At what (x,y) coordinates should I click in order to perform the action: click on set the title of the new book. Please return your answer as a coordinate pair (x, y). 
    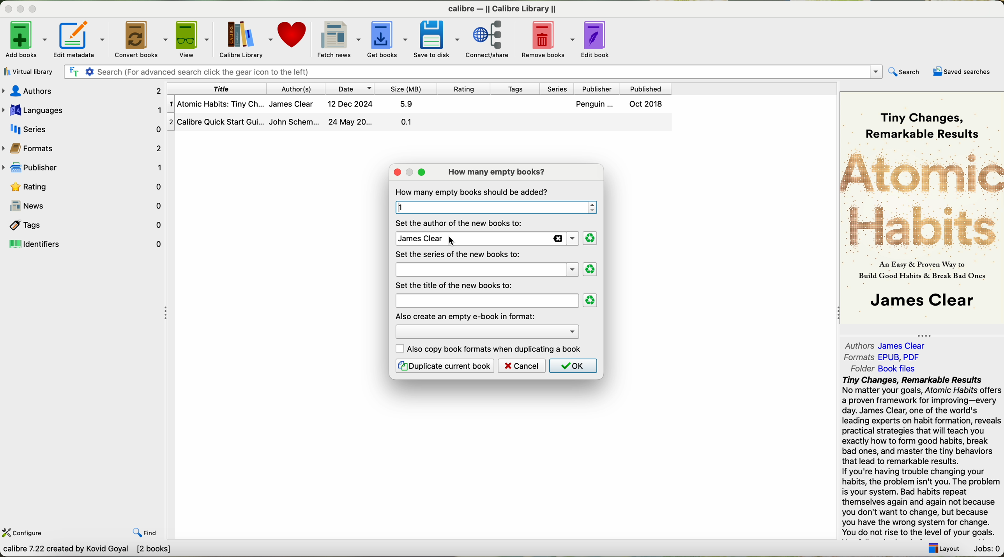
    Looking at the image, I should click on (457, 285).